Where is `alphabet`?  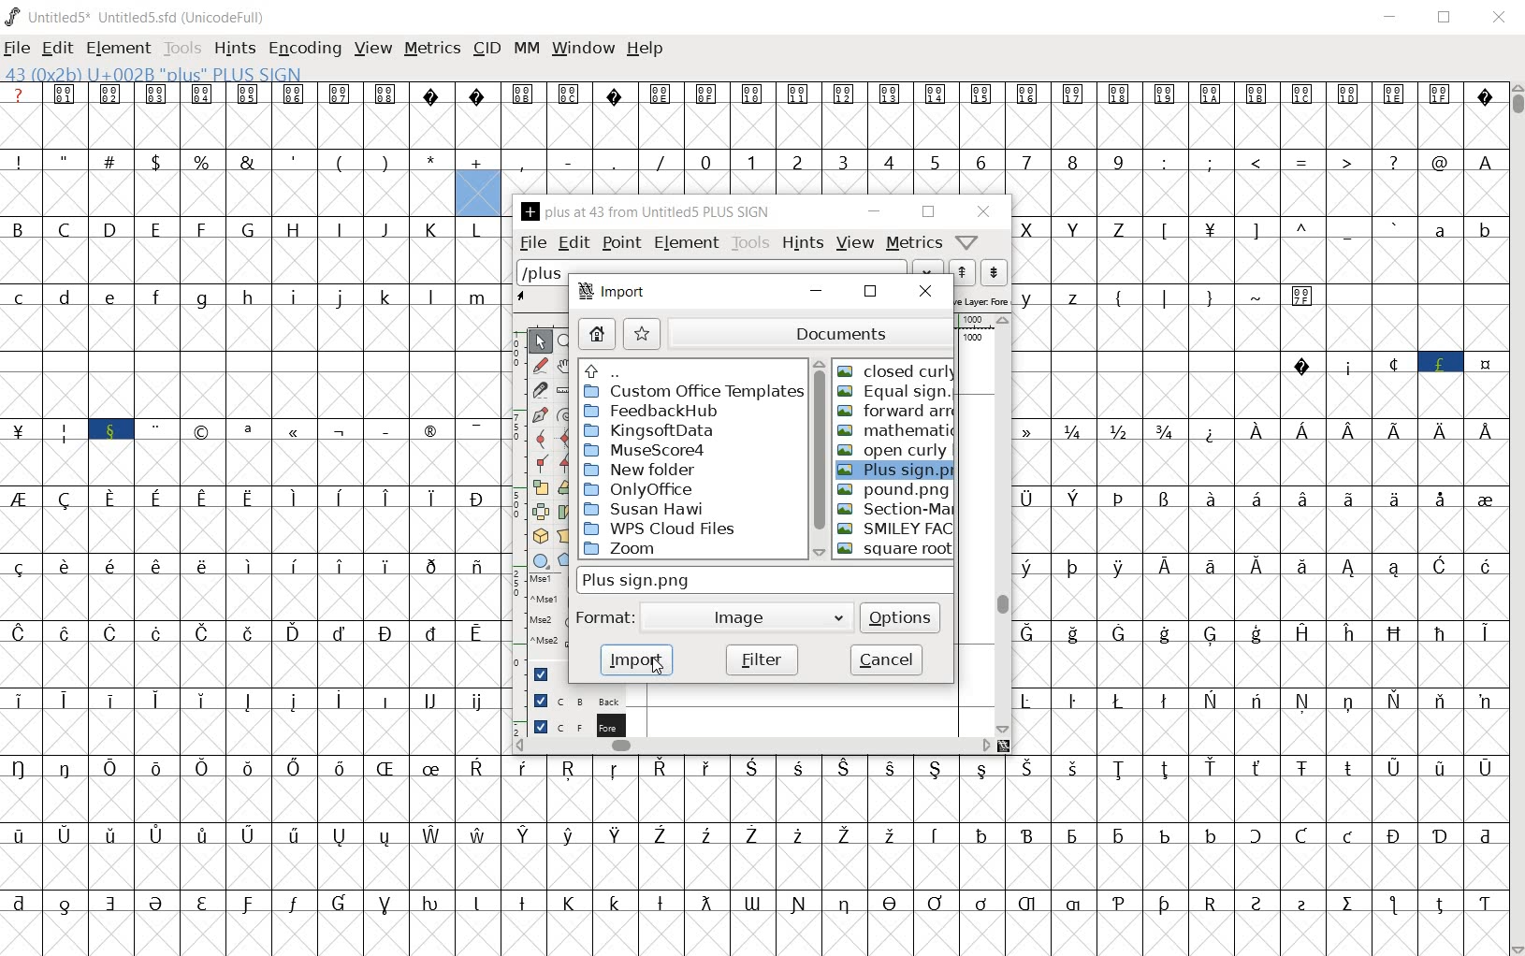 alphabet is located at coordinates (1462, 250).